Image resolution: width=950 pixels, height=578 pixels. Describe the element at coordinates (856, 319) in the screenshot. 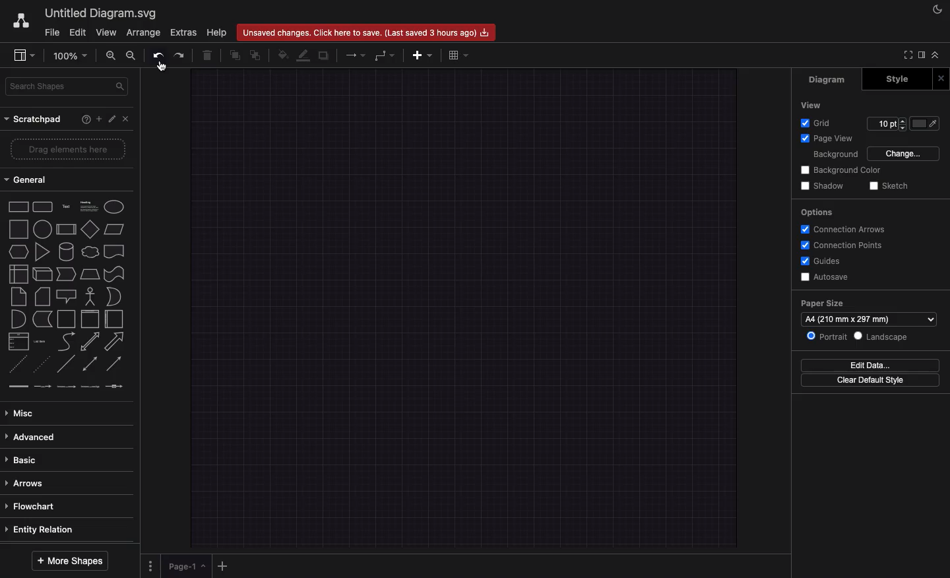

I see `A4 (210 mm x 297 mm)` at that location.